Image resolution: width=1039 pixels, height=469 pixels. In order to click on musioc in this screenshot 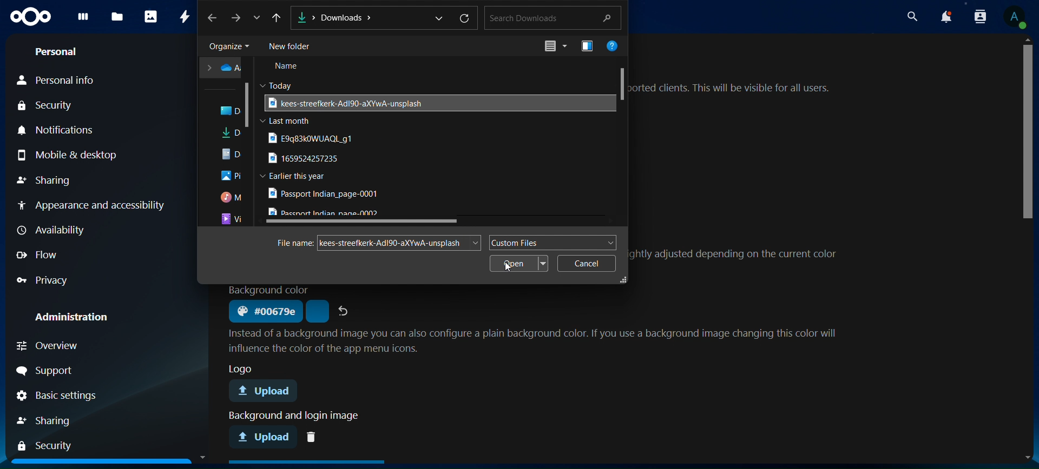, I will do `click(232, 198)`.